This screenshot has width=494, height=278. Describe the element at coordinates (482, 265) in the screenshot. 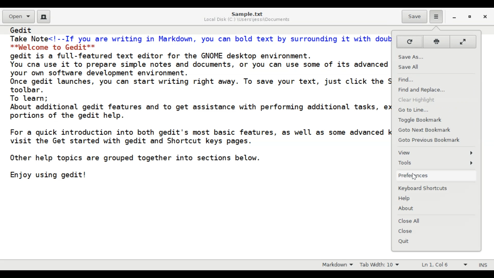

I see `Insert mode (INS)` at that location.